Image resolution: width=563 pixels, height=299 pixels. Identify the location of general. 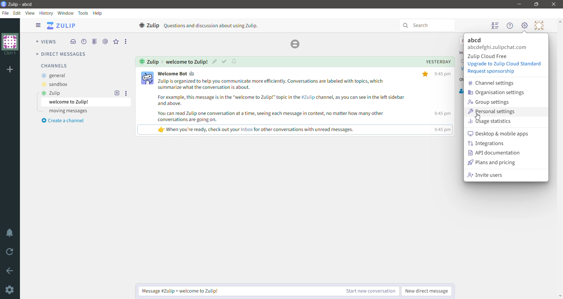
(54, 76).